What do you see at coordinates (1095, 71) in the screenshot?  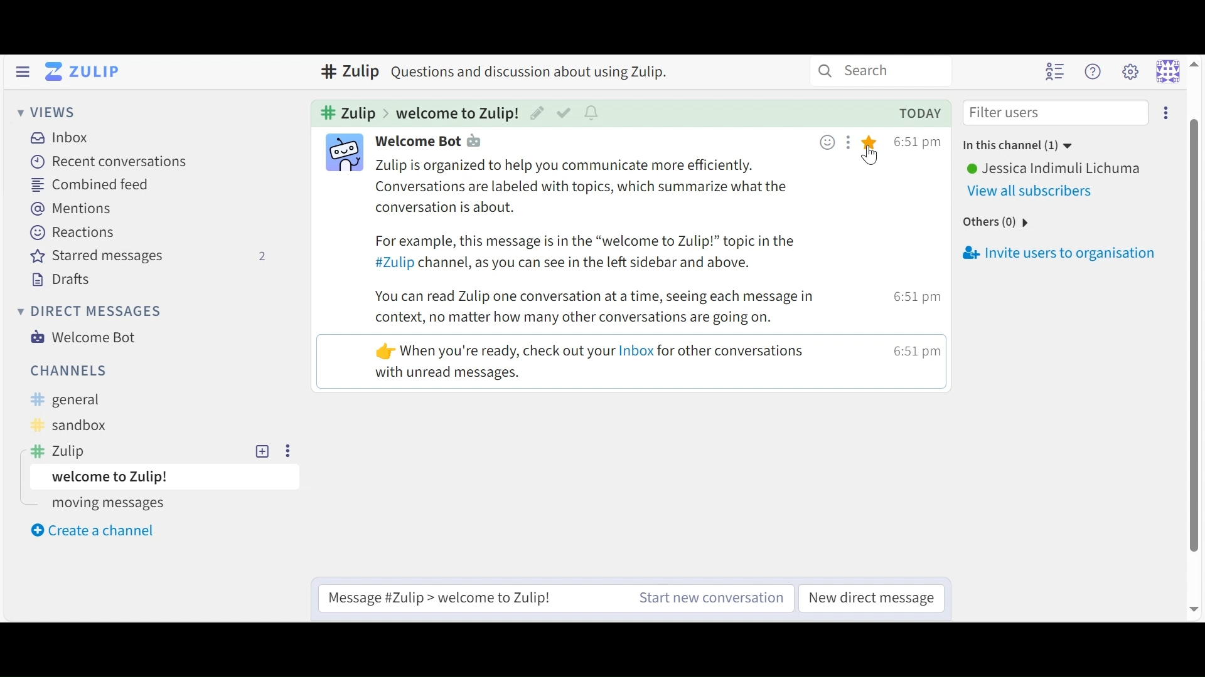 I see `Help menu` at bounding box center [1095, 71].